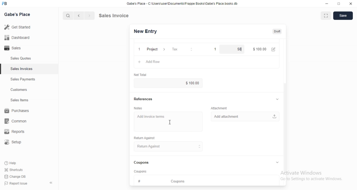 The height and width of the screenshot is (190, 357). Describe the element at coordinates (155, 49) in the screenshot. I see `Project` at that location.